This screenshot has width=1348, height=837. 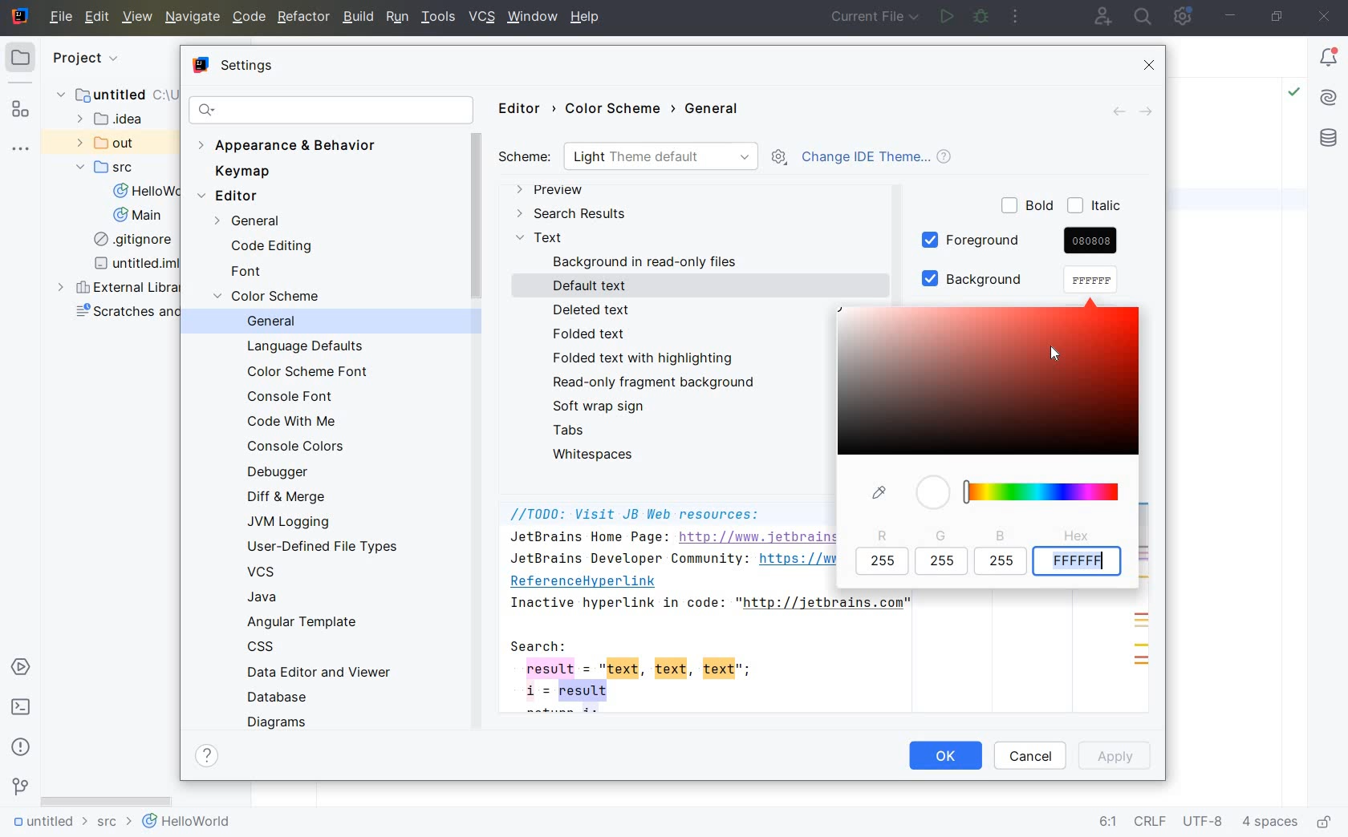 I want to click on close, so click(x=1325, y=18).